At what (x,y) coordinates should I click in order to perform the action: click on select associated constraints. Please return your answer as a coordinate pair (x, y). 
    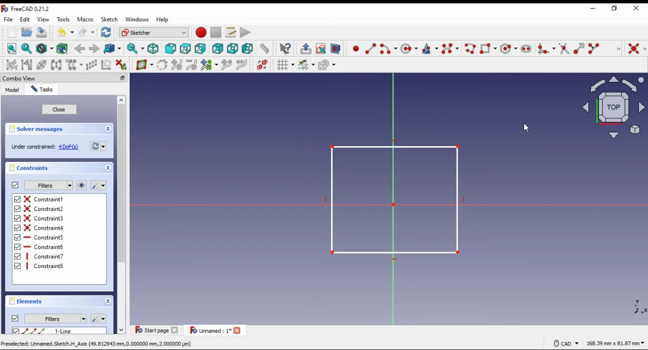
    Looking at the image, I should click on (12, 65).